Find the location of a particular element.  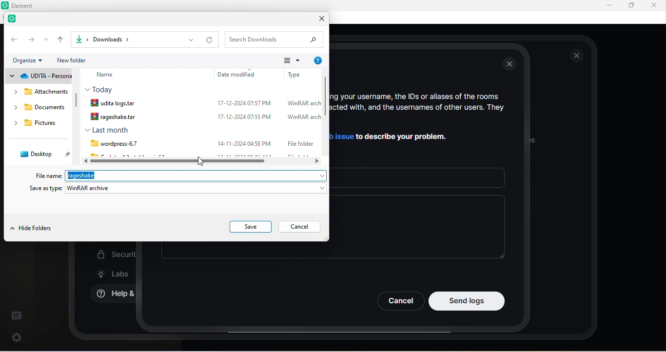

back is located at coordinates (13, 39).